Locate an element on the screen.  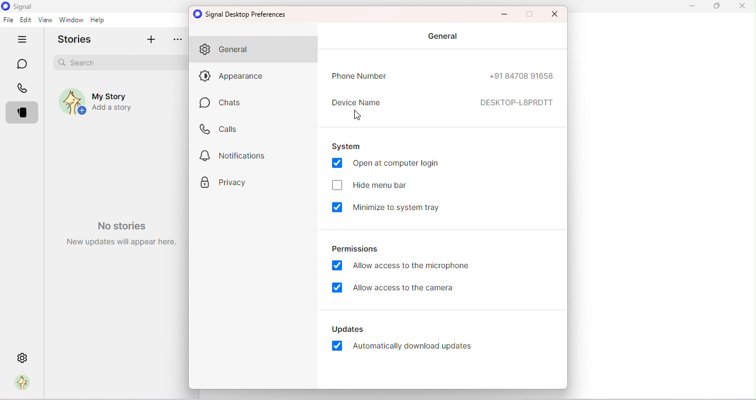
Appearance is located at coordinates (233, 76).